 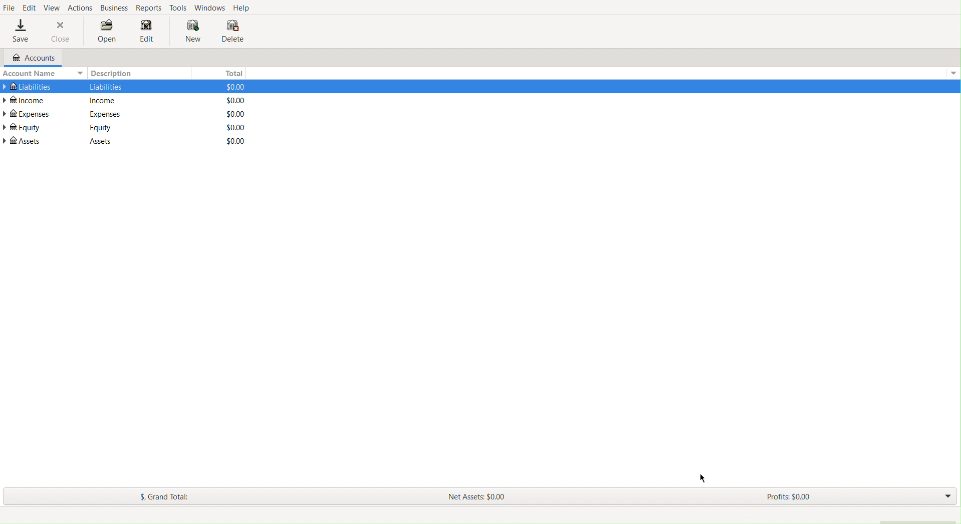 I want to click on Actions, so click(x=80, y=7).